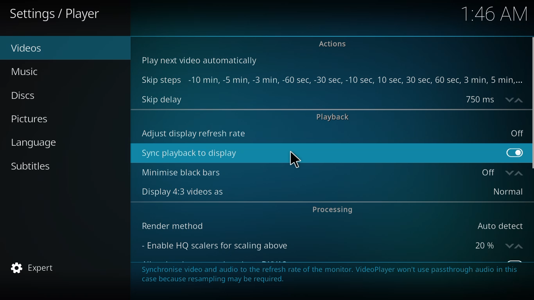  I want to click on adjust display refresh rate, so click(191, 133).